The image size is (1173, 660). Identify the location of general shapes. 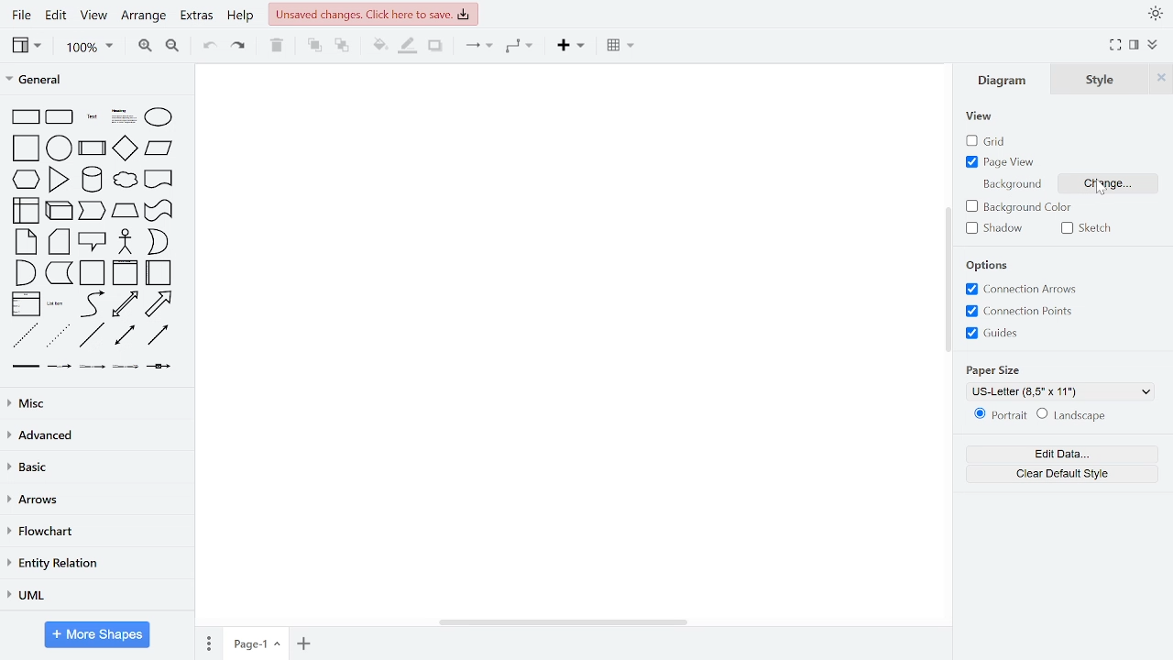
(57, 304).